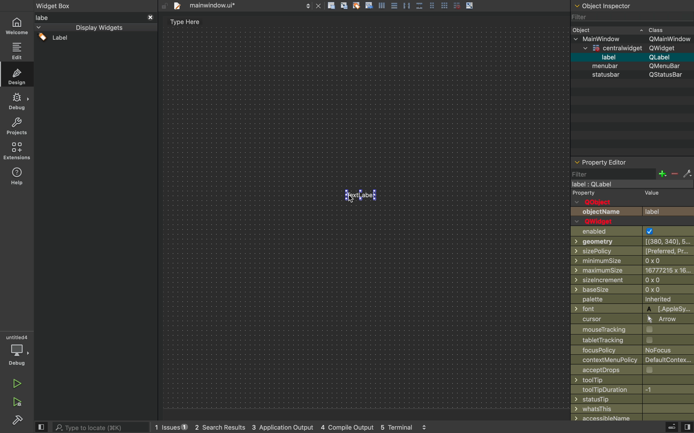  Describe the element at coordinates (632, 319) in the screenshot. I see `` at that location.